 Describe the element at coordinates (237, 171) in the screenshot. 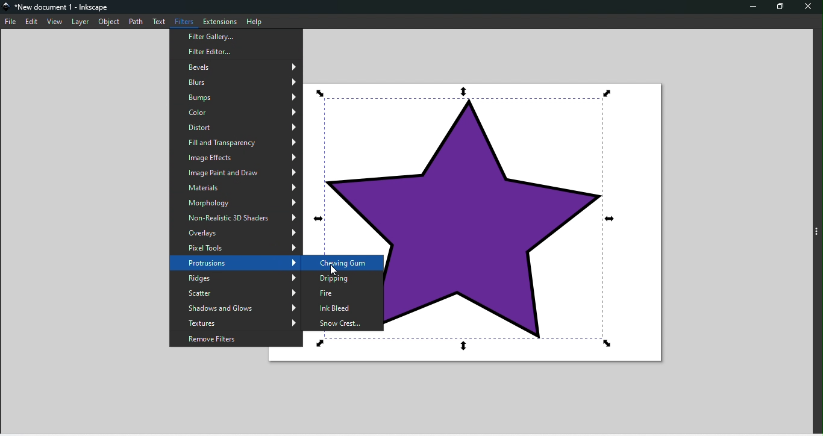

I see `Image paint and draw` at that location.